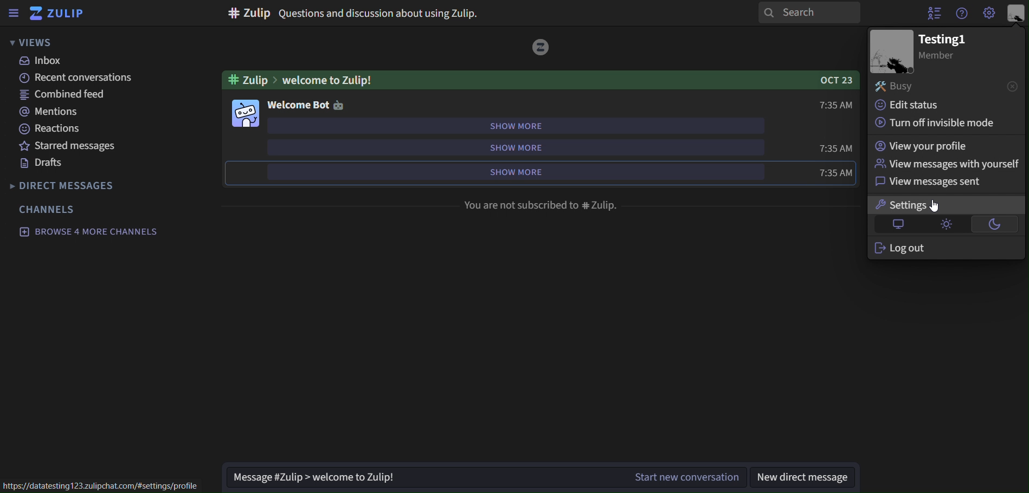 The height and width of the screenshot is (493, 1029). I want to click on 7:35 AM, so click(834, 148).